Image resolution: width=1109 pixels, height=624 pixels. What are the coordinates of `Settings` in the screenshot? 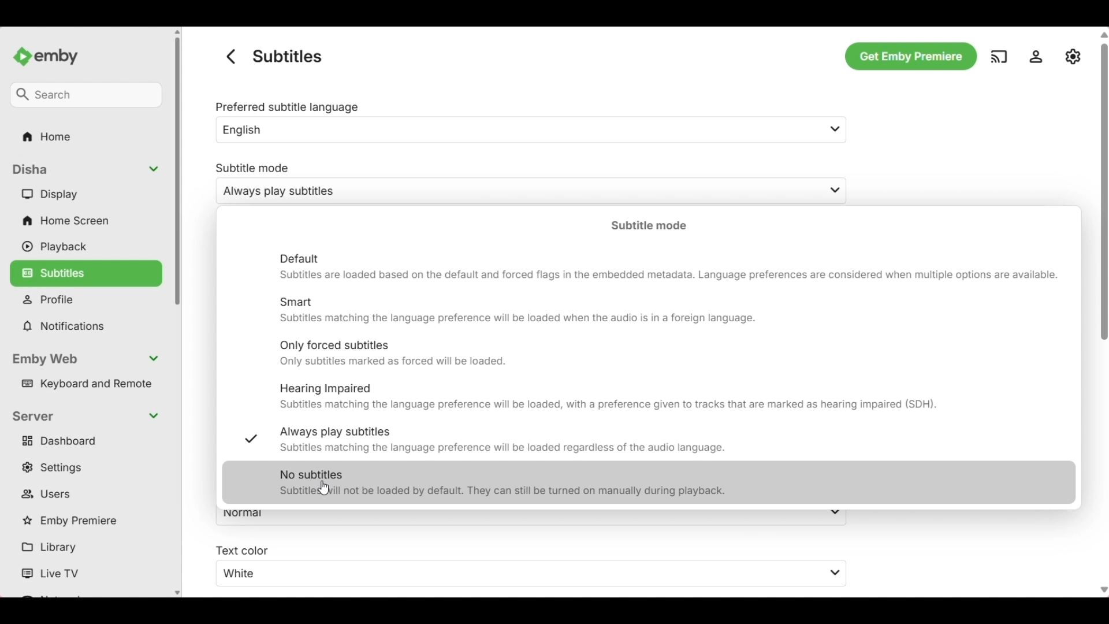 It's located at (88, 467).